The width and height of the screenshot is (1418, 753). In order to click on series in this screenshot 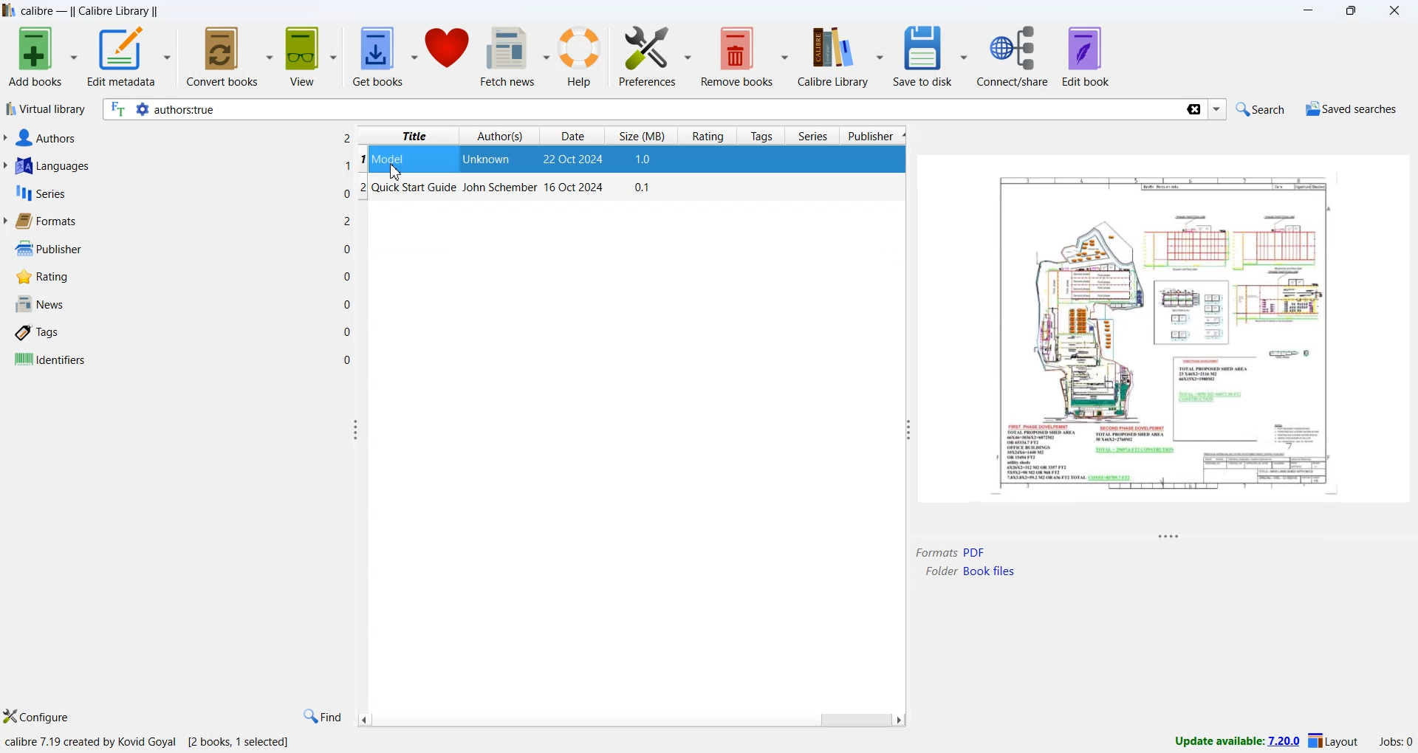, I will do `click(813, 137)`.